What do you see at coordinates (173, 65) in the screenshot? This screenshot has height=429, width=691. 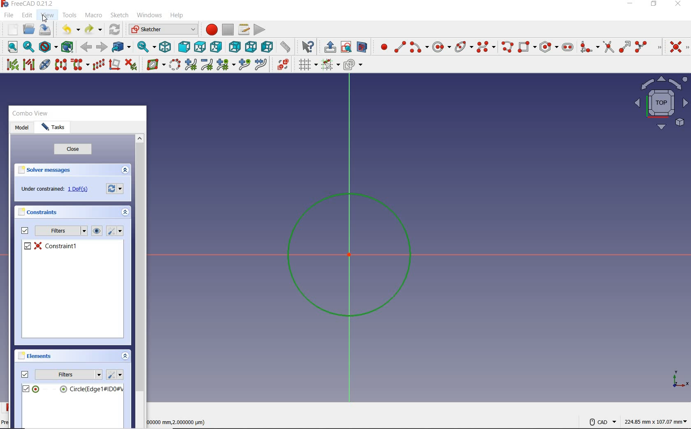 I see `convert geometry to B-spline` at bounding box center [173, 65].